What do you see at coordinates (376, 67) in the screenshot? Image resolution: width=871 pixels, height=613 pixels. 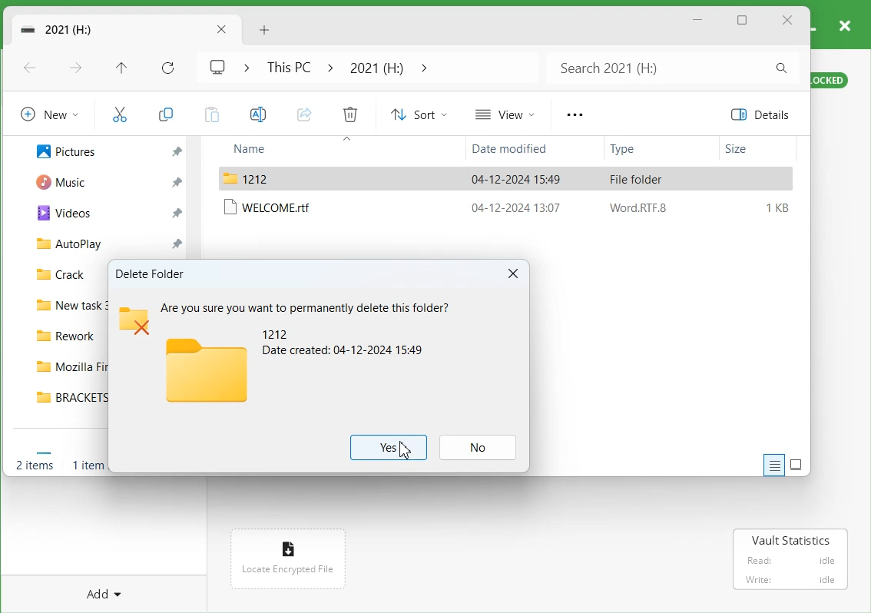 I see `2021 (H:)` at bounding box center [376, 67].